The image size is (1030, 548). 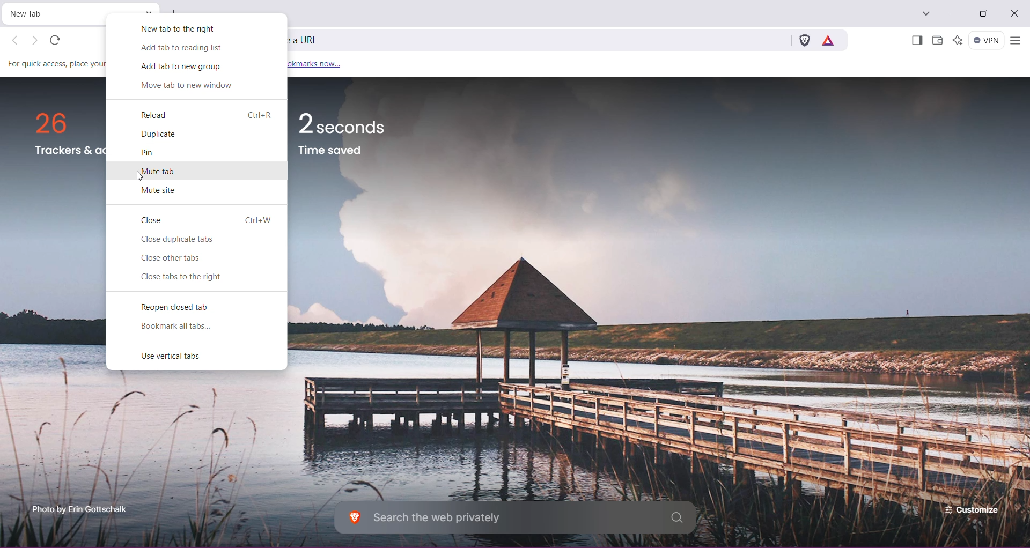 I want to click on Cursor, so click(x=109, y=16).